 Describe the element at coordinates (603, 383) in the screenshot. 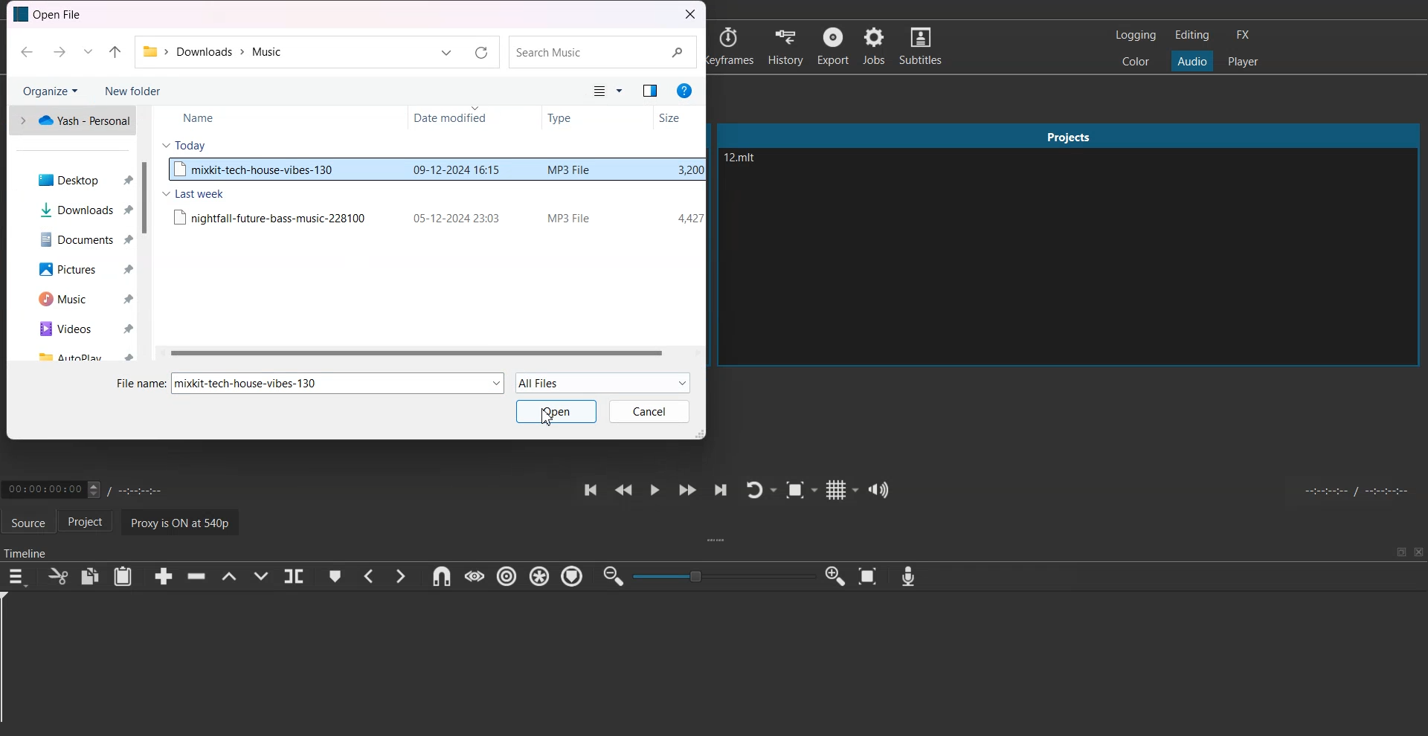

I see `All Files` at that location.